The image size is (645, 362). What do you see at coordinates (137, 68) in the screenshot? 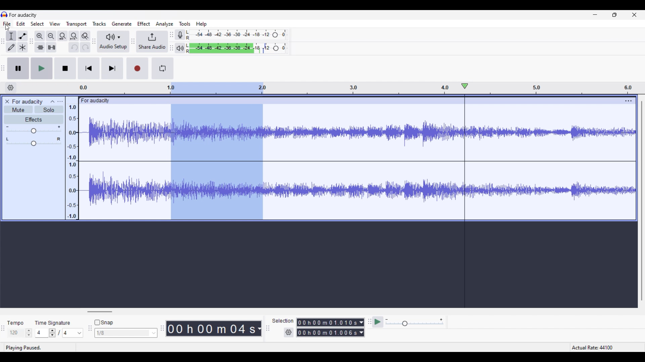
I see `Record/Record new track` at bounding box center [137, 68].